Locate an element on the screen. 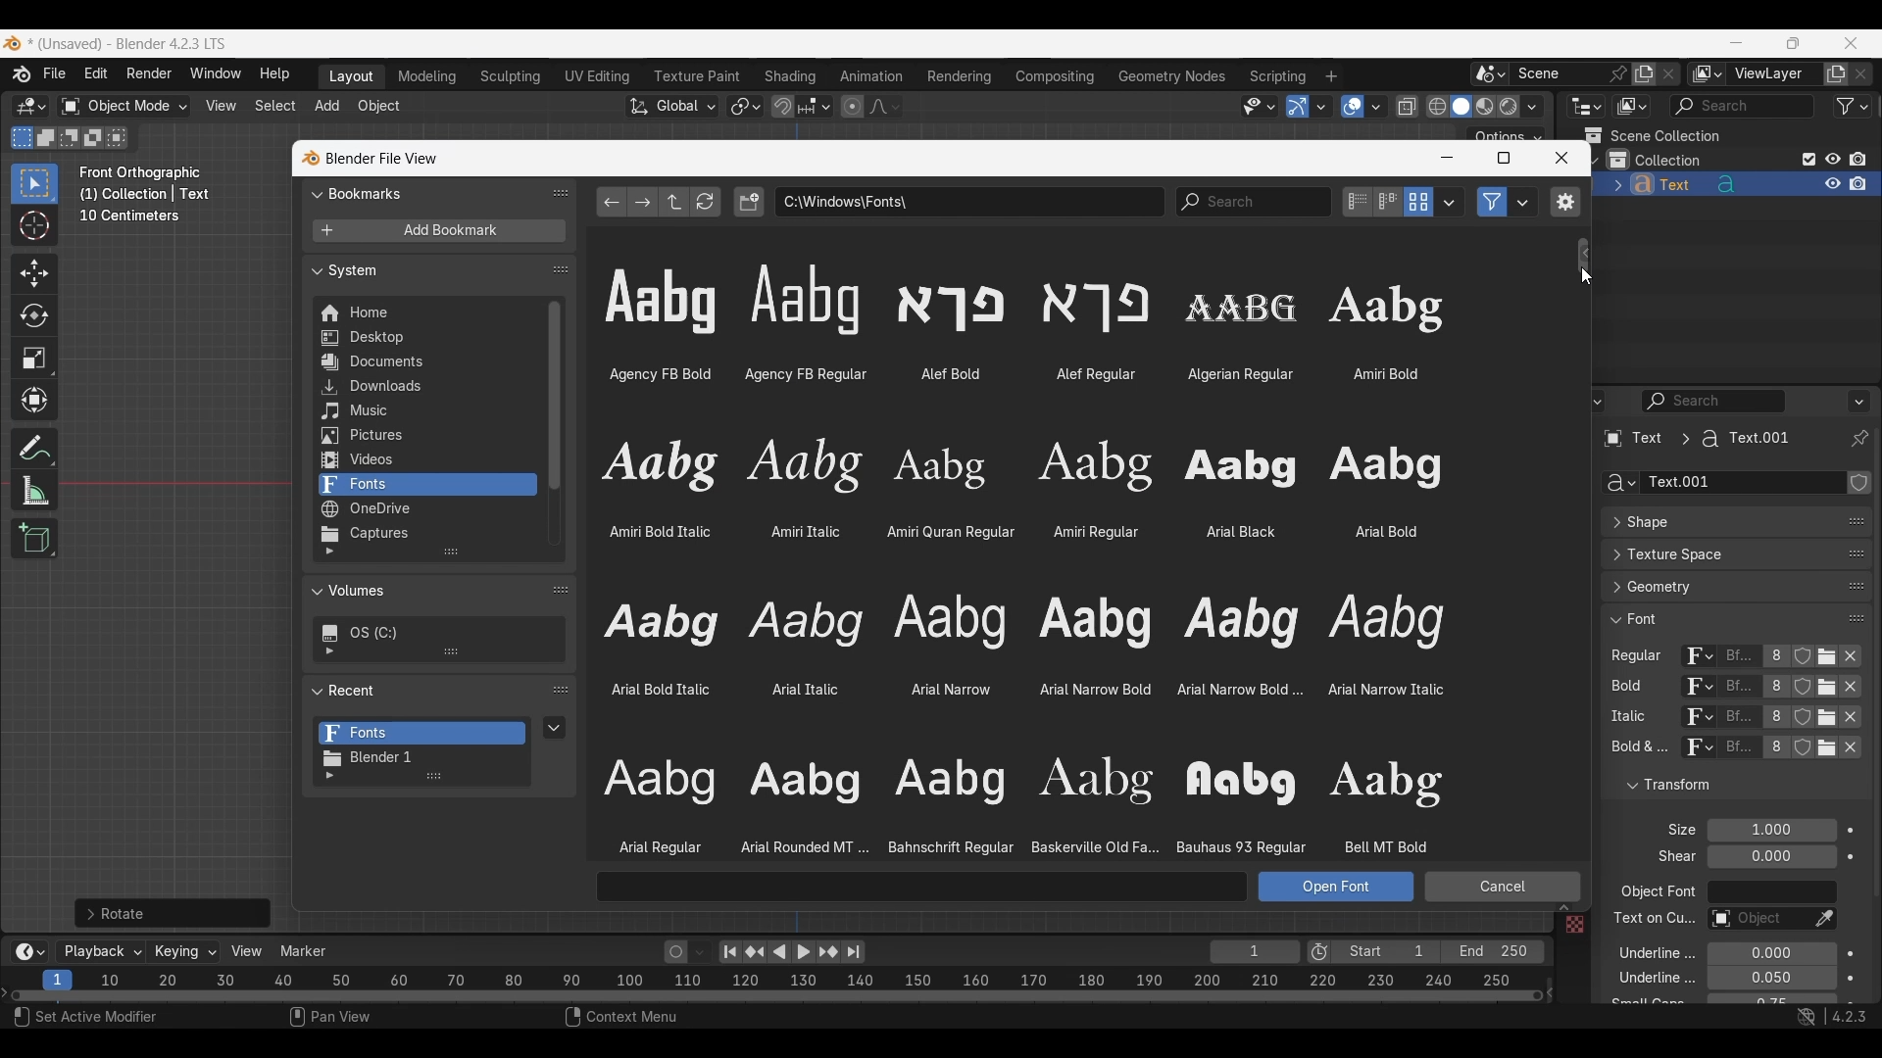  Font options is located at coordinates (1023, 558).